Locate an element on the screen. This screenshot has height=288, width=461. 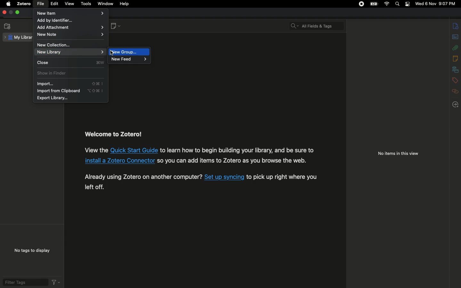
Minimize is located at coordinates (11, 12).